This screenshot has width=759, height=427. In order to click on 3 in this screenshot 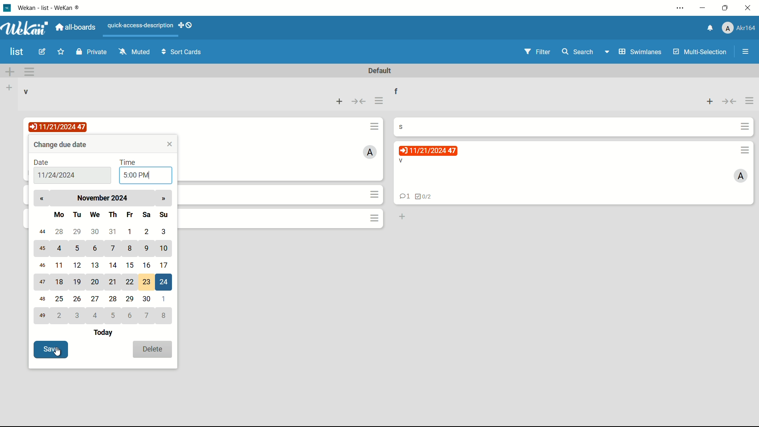, I will do `click(79, 316)`.